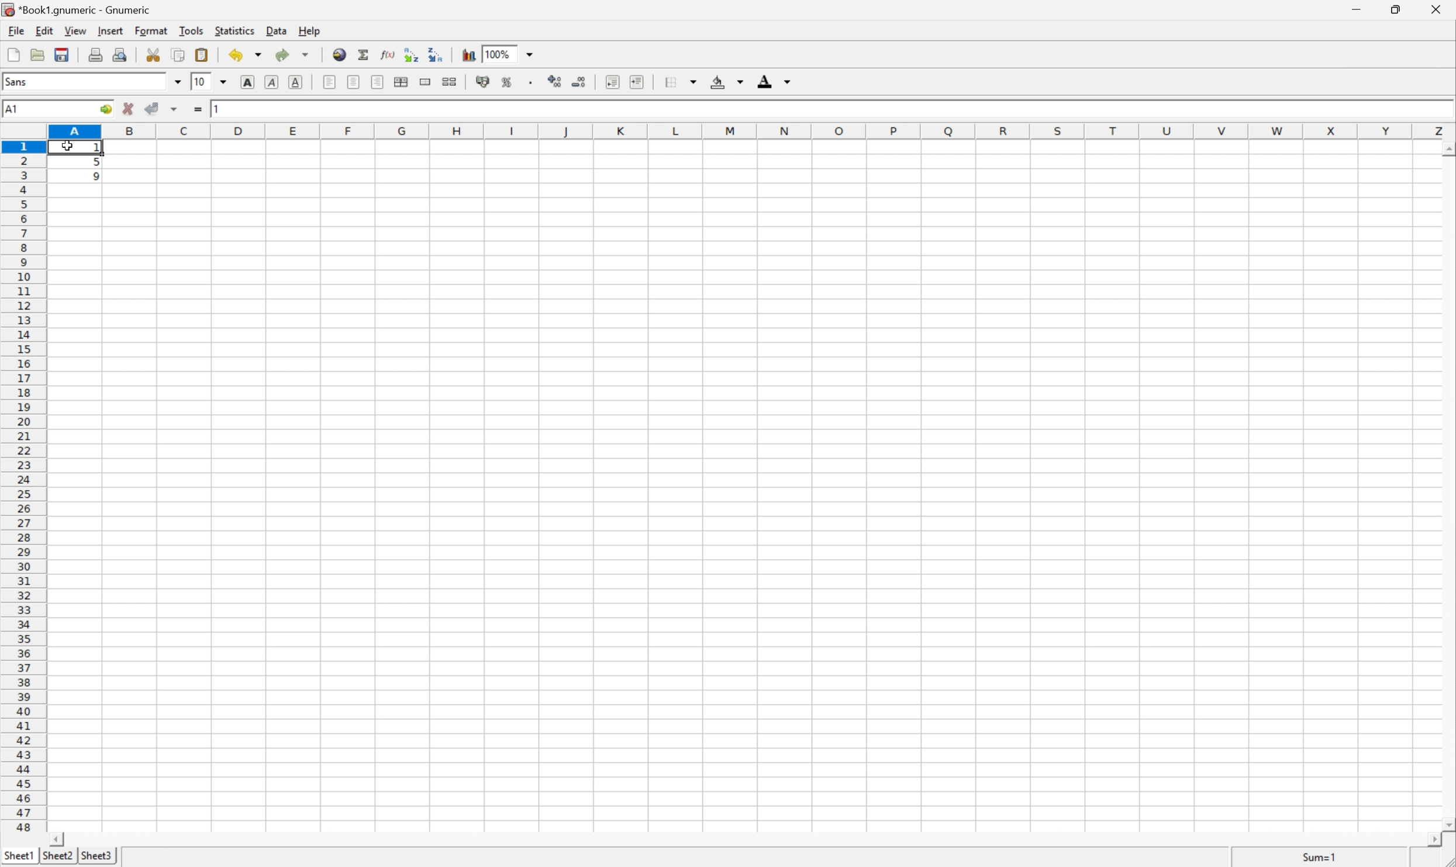 The image size is (1456, 867). I want to click on sheet2, so click(57, 859).